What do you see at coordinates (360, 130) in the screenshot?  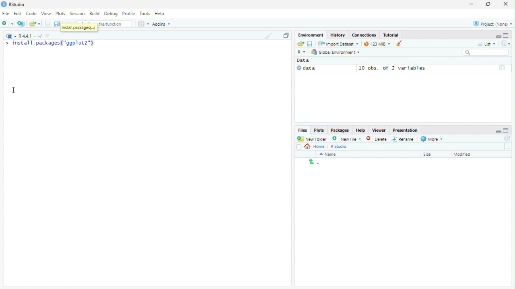 I see `help` at bounding box center [360, 130].